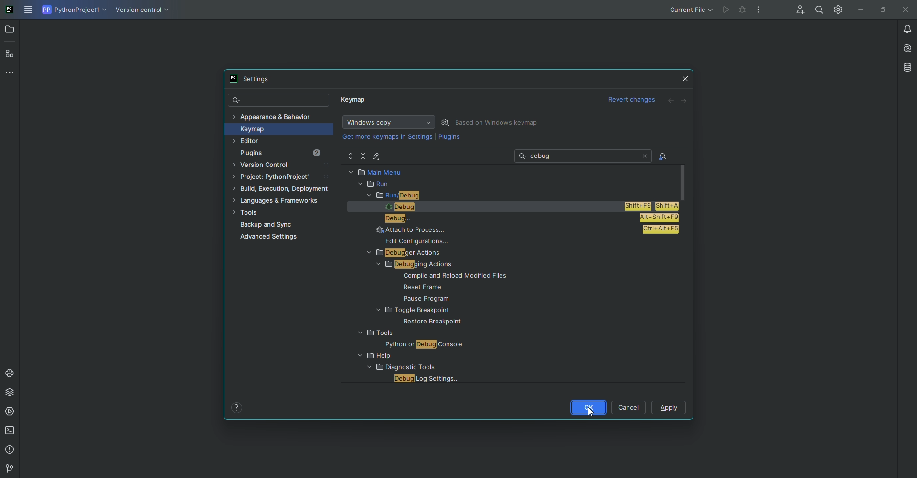  What do you see at coordinates (726, 10) in the screenshot?
I see `Cannot run the file` at bounding box center [726, 10].